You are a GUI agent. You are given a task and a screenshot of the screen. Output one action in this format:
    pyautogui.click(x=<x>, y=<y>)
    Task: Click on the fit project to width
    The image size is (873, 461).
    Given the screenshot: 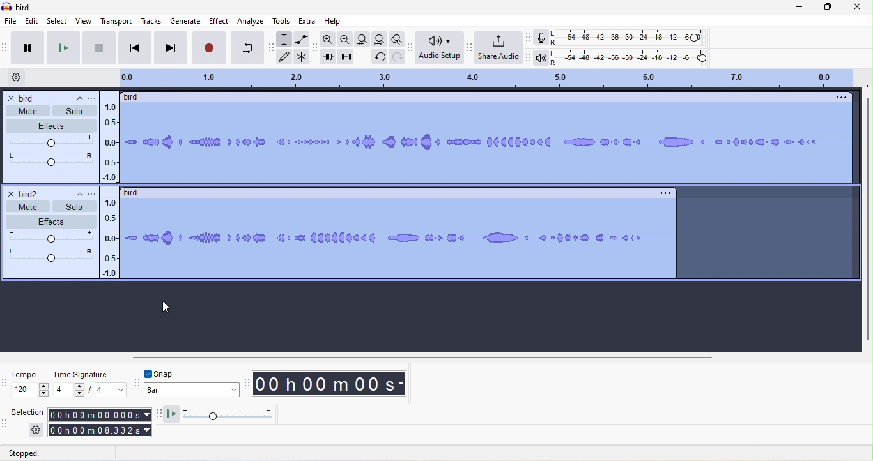 What is the action you would take?
    pyautogui.click(x=379, y=39)
    